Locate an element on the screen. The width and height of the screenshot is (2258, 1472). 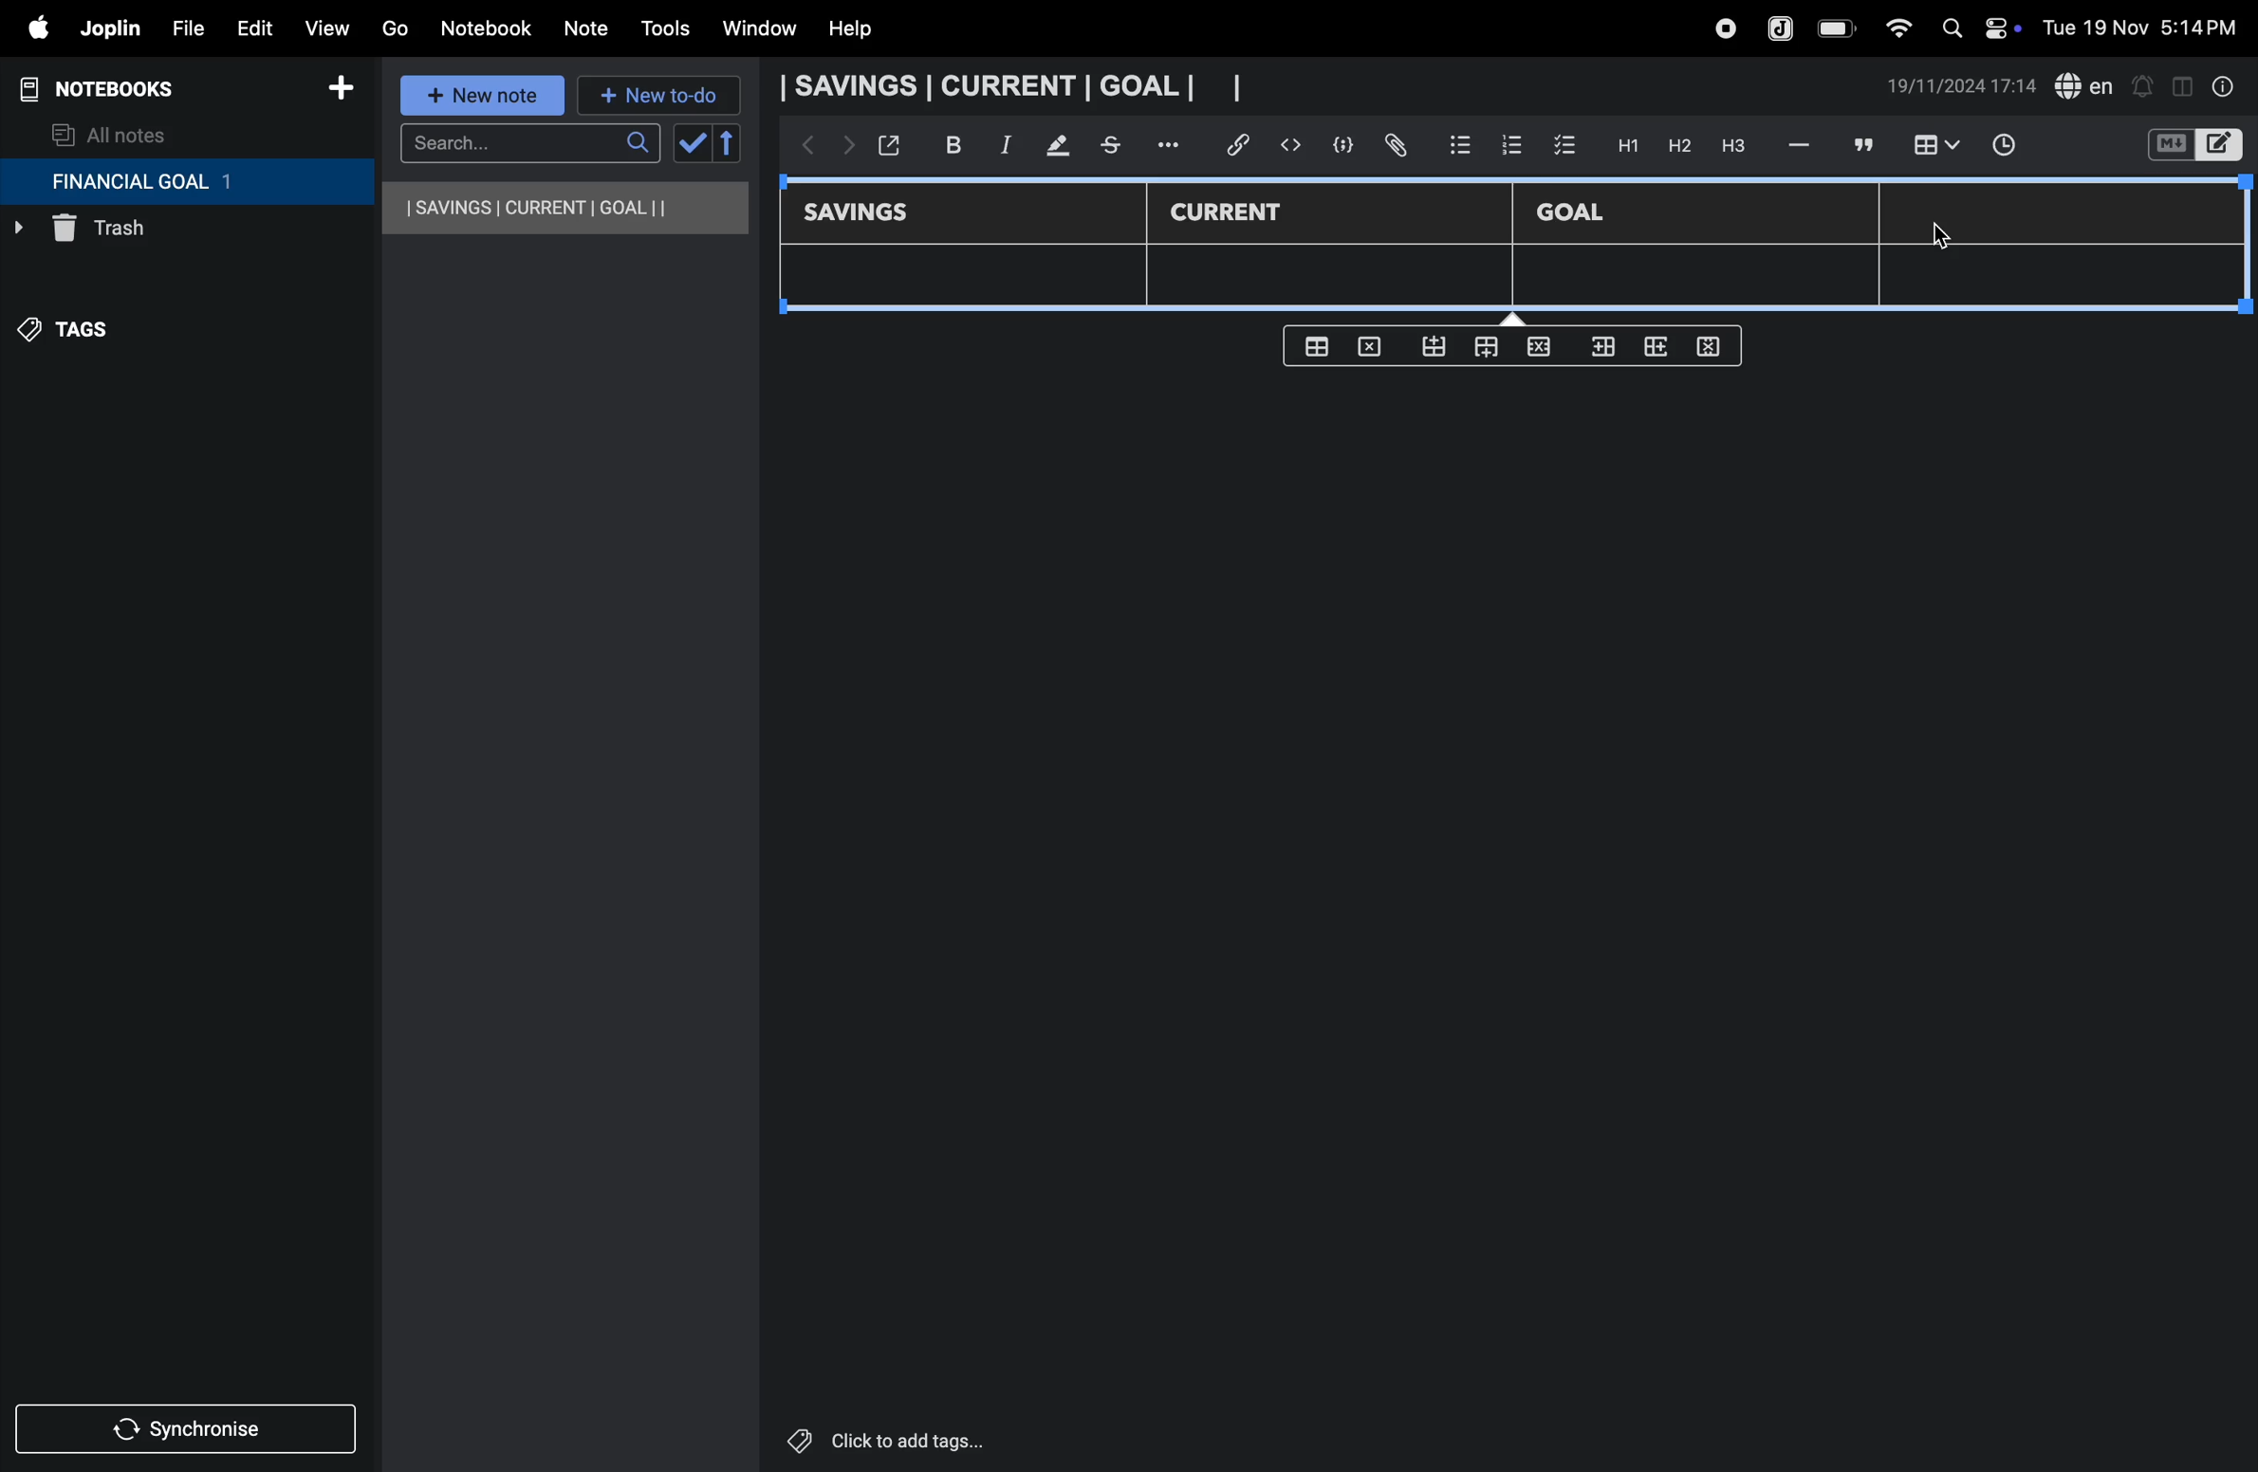
add rows is located at coordinates (1653, 352).